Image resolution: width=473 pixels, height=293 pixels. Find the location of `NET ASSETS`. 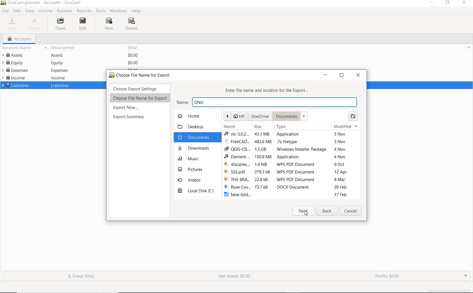

NET ASSETS is located at coordinates (236, 277).